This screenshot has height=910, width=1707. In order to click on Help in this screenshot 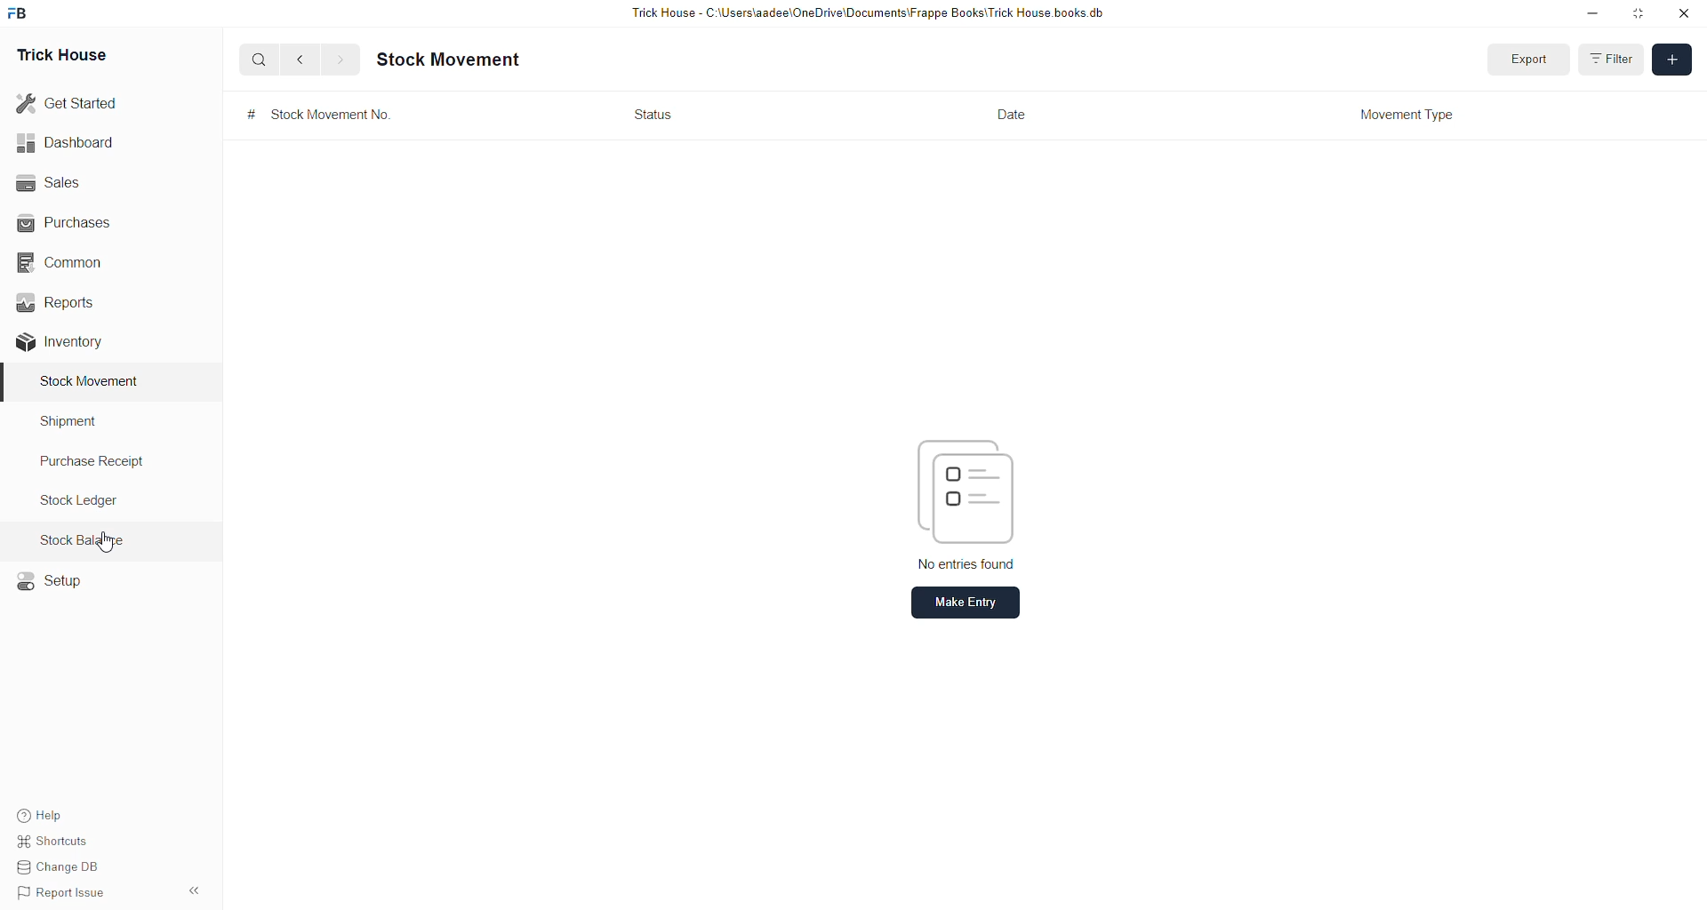, I will do `click(45, 817)`.